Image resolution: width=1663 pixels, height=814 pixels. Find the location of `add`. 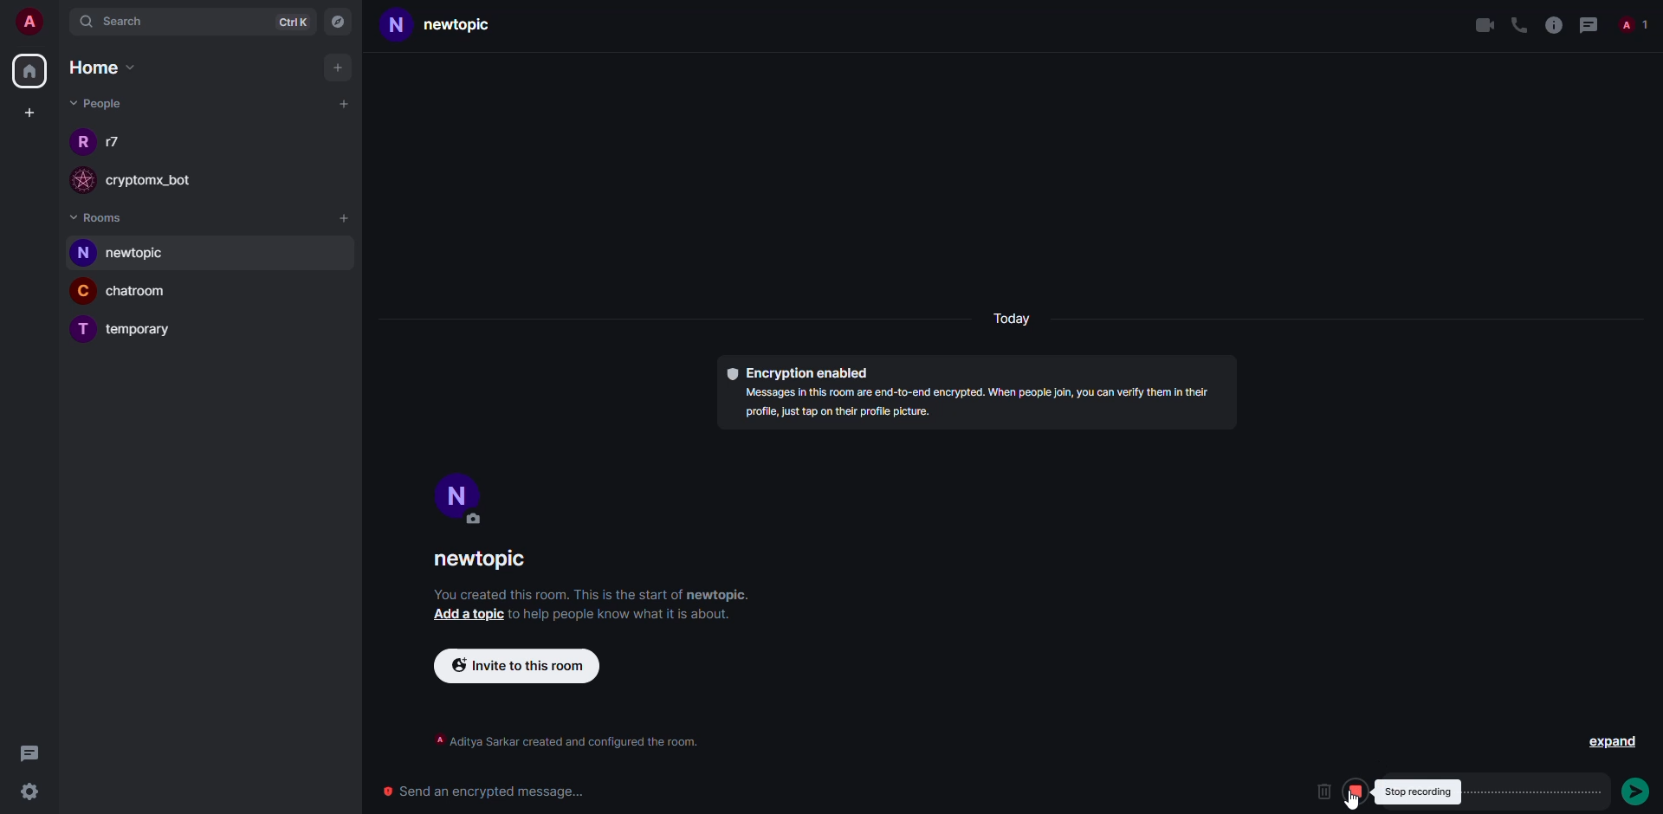

add is located at coordinates (346, 221).